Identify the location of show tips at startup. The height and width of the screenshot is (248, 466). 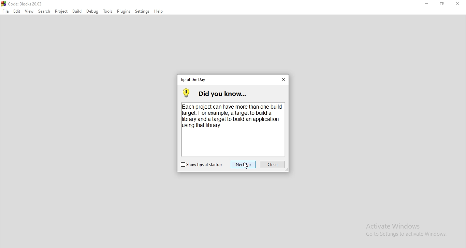
(201, 165).